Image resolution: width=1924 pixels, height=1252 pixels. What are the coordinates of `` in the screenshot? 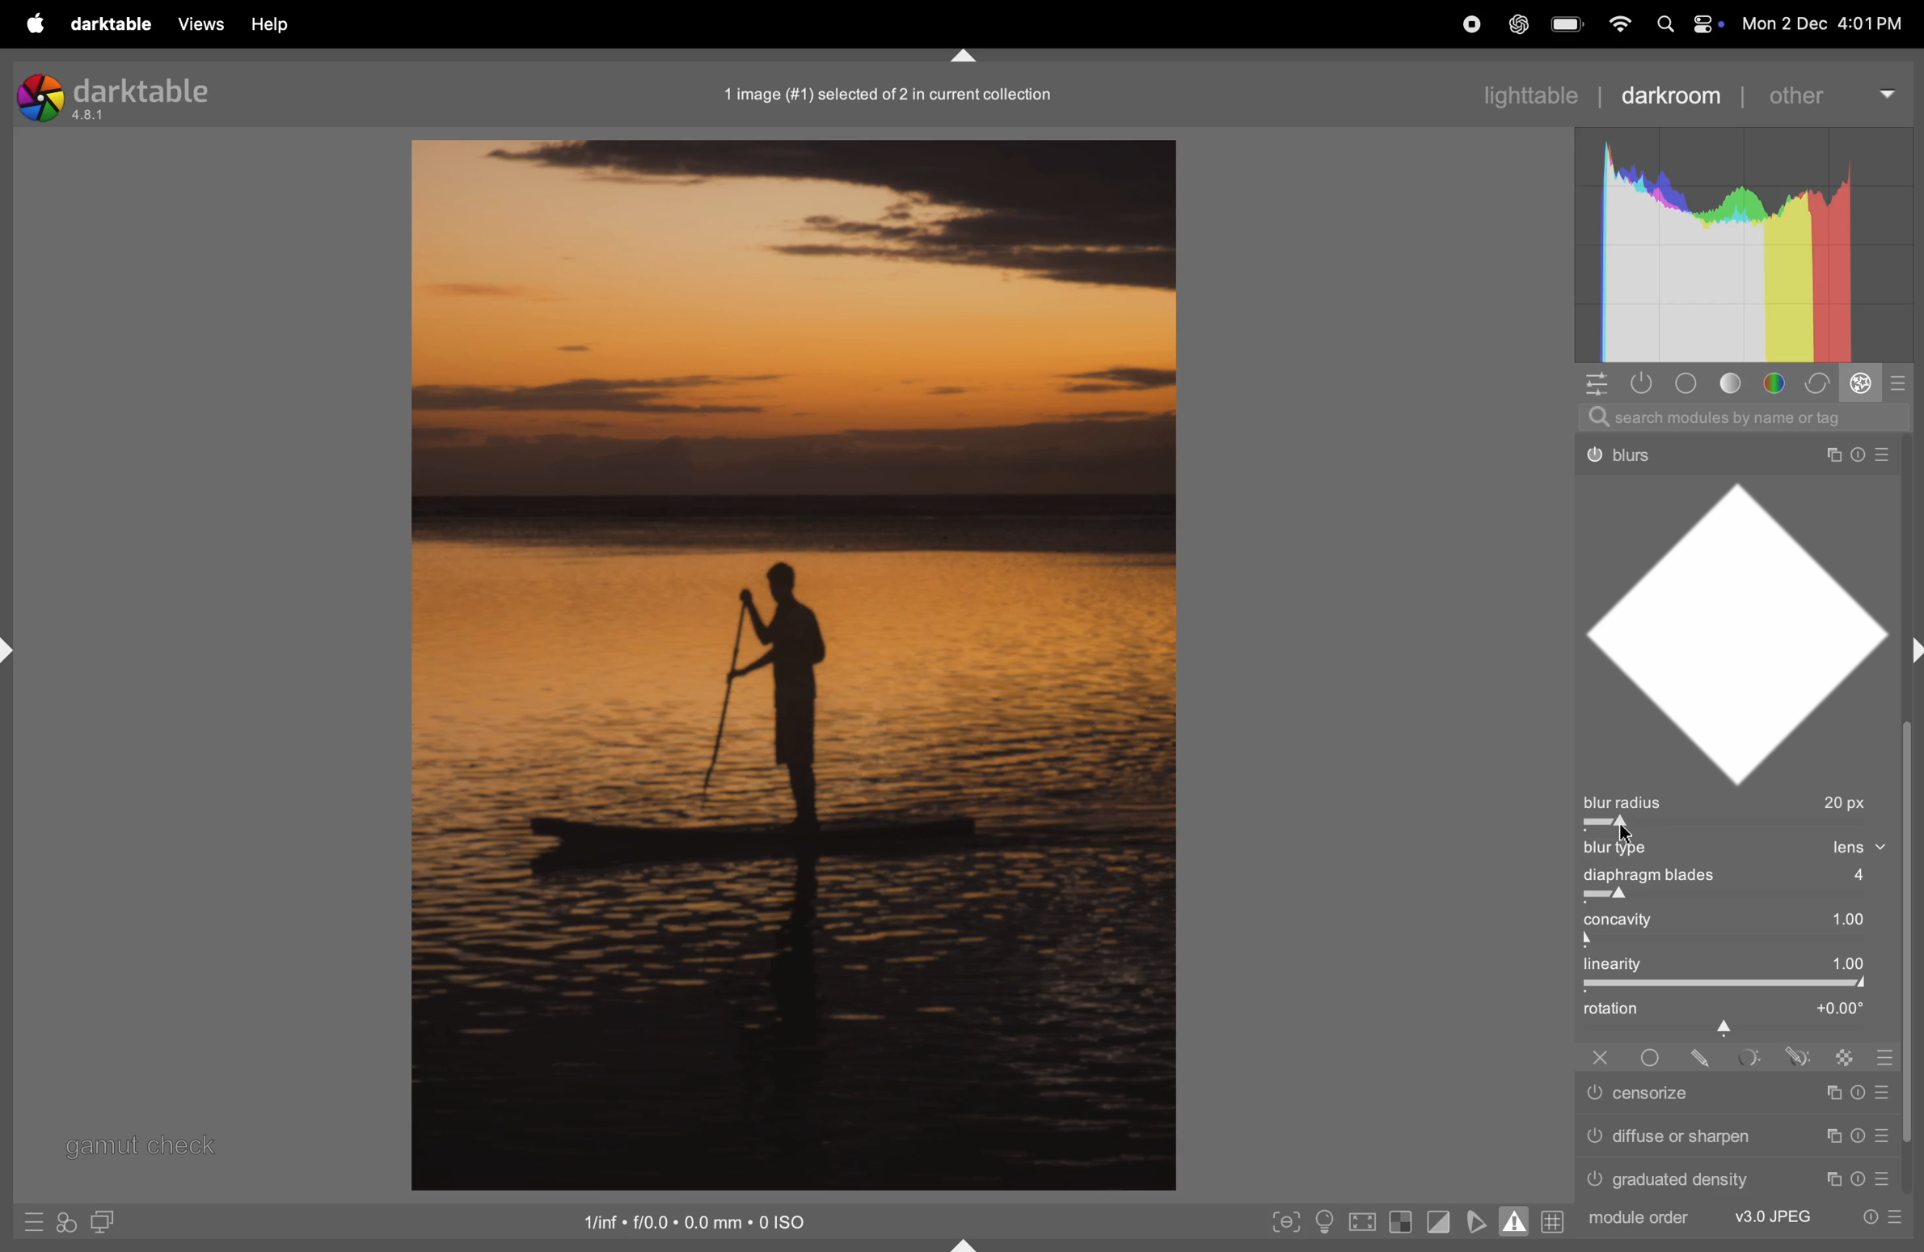 It's located at (1738, 1096).